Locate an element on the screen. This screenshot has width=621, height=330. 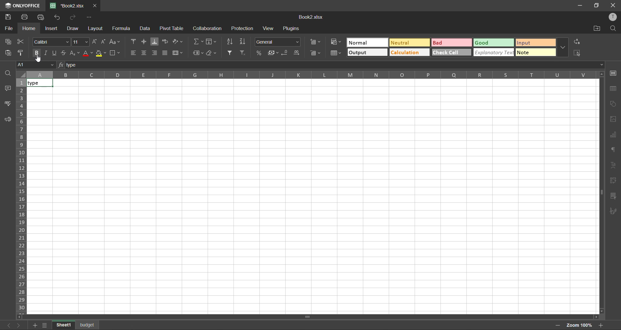
increase decimal is located at coordinates (298, 52).